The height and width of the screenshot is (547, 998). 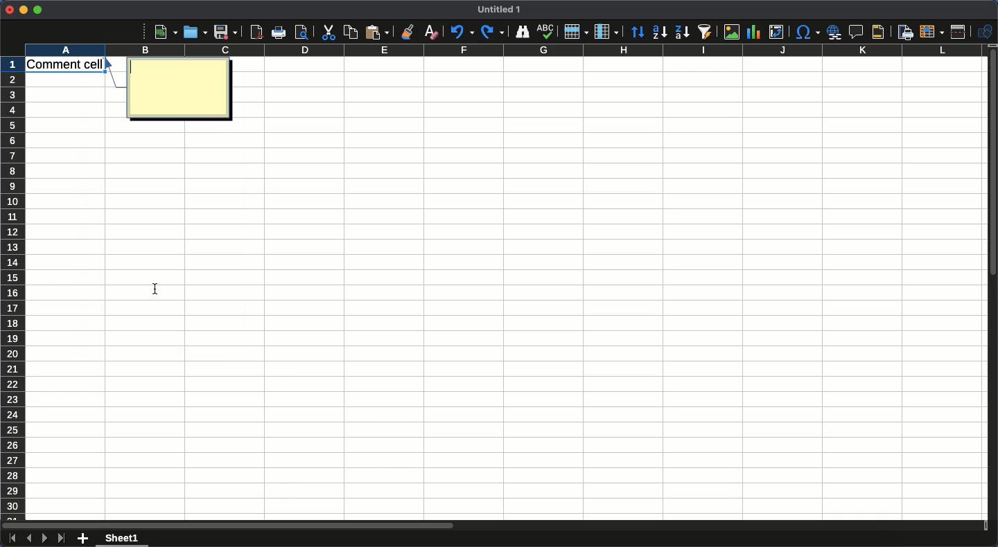 I want to click on More, so click(x=140, y=33).